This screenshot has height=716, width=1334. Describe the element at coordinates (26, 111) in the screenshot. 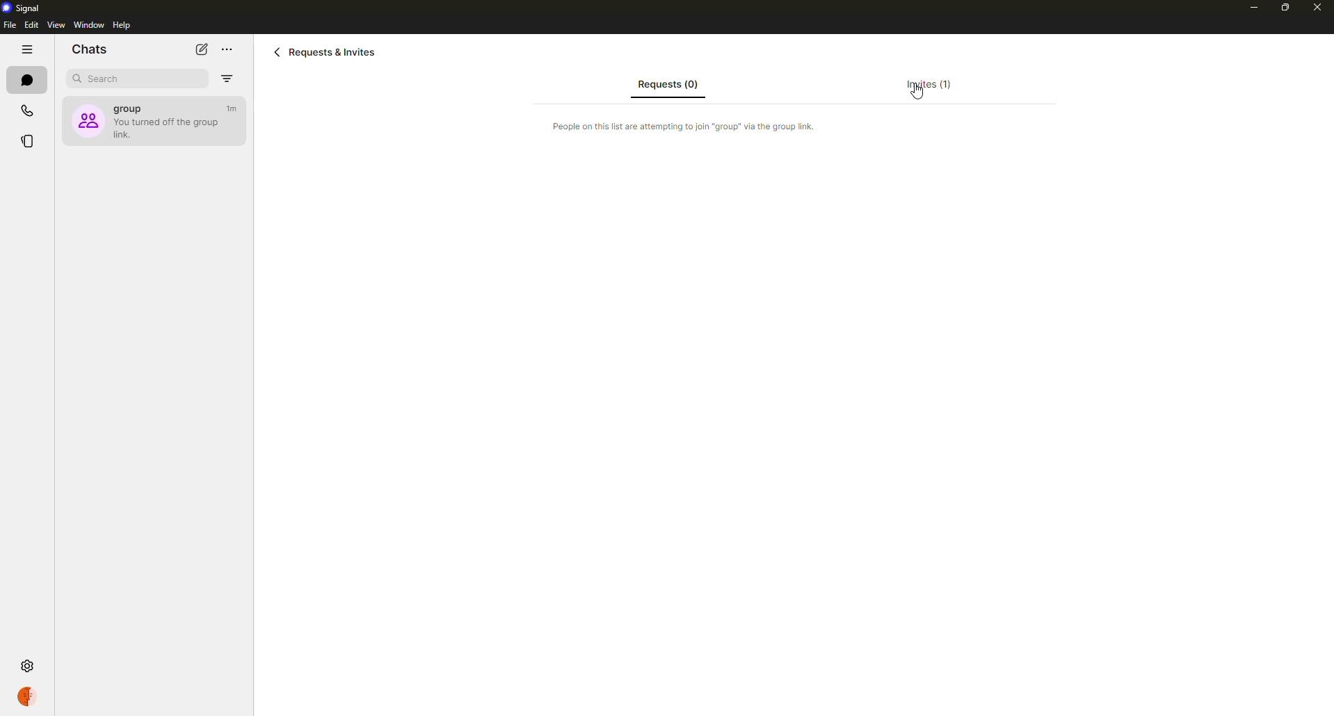

I see `calls` at that location.